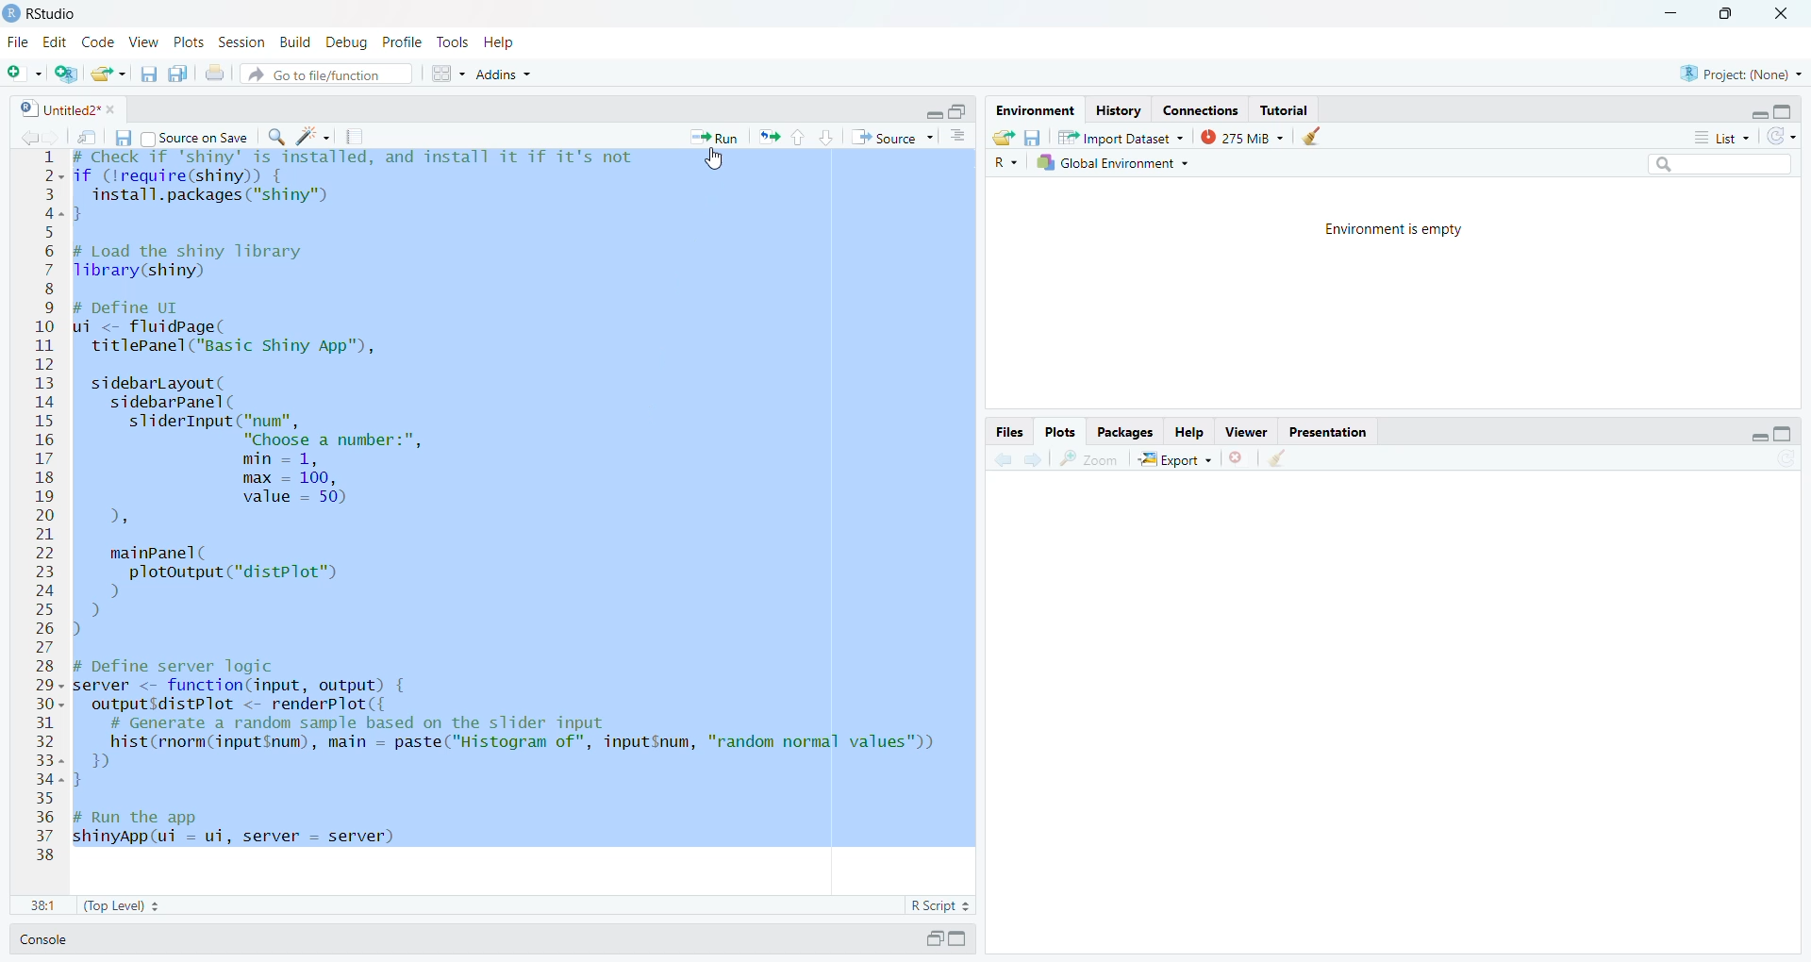  What do you see at coordinates (123, 905) in the screenshot?
I see `(Top Level)` at bounding box center [123, 905].